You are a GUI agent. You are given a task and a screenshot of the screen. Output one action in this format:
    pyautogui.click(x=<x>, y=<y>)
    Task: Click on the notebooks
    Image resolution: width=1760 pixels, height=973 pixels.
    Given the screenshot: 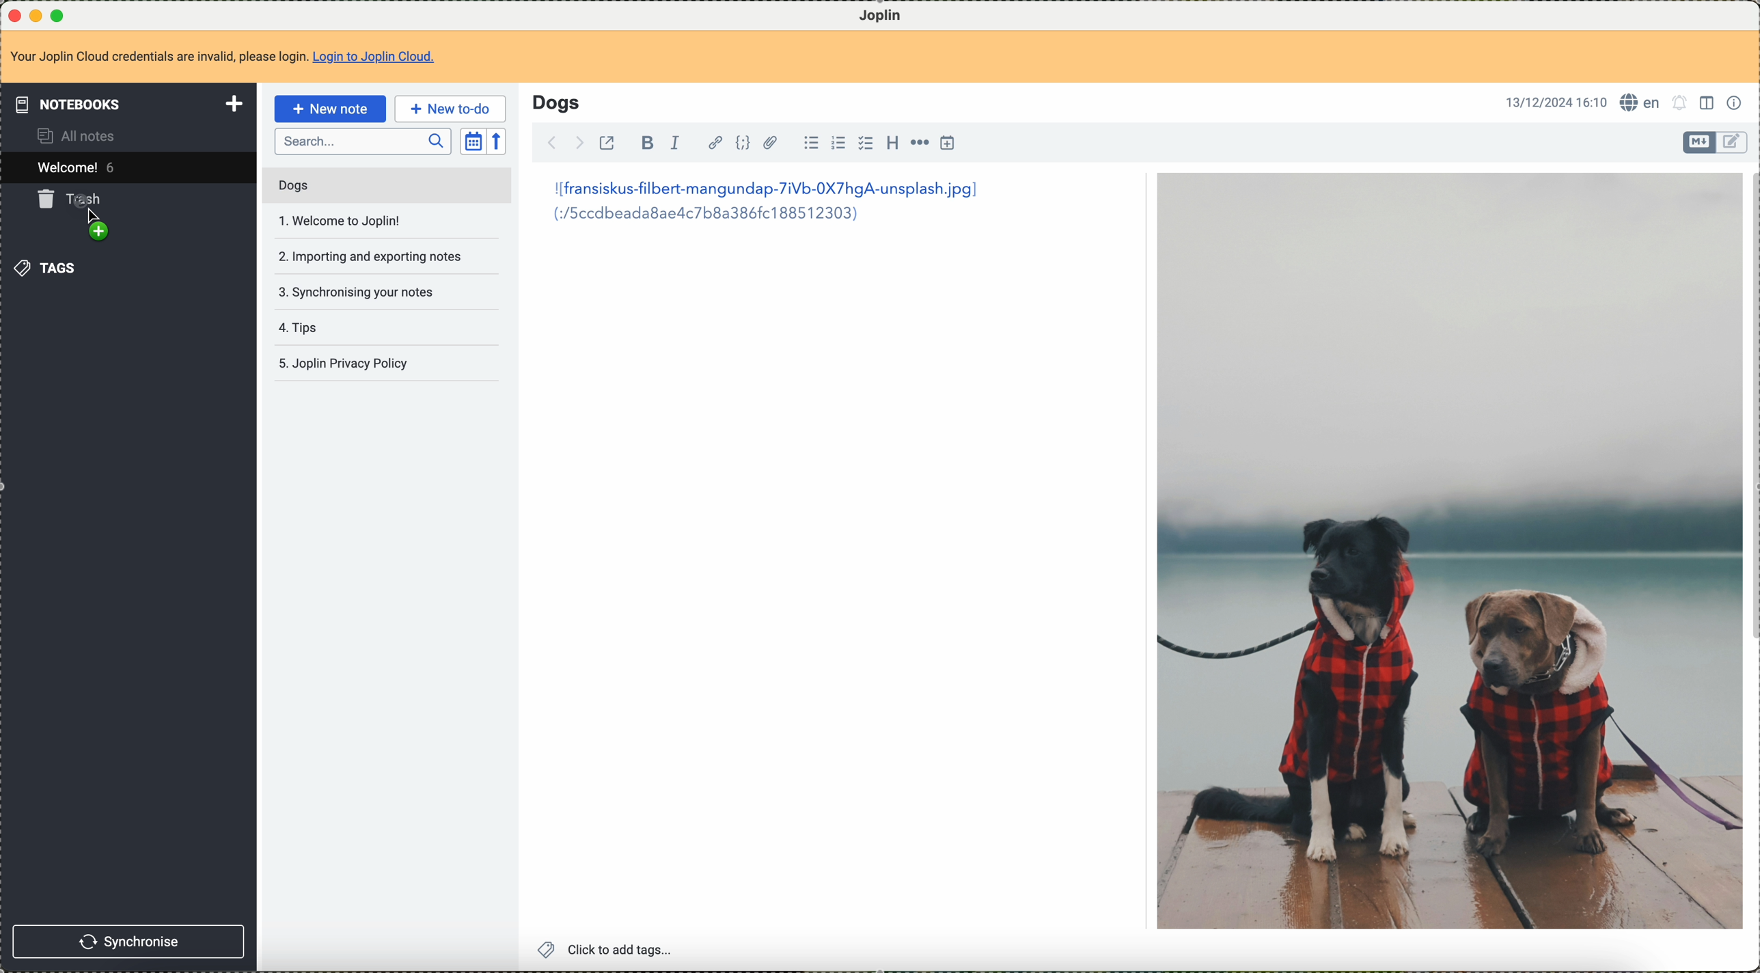 What is the action you would take?
    pyautogui.click(x=128, y=102)
    